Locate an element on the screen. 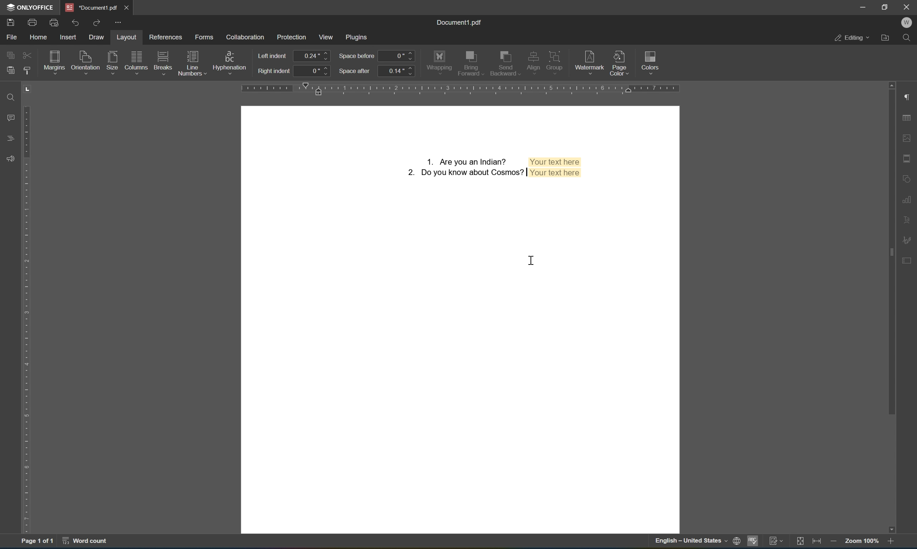  copy is located at coordinates (11, 55).